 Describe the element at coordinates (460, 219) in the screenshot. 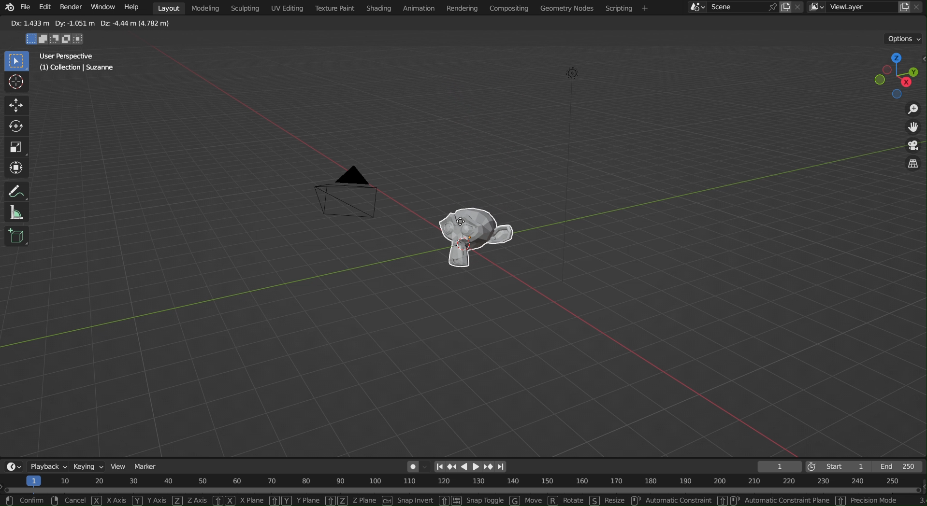

I see `cursor` at that location.